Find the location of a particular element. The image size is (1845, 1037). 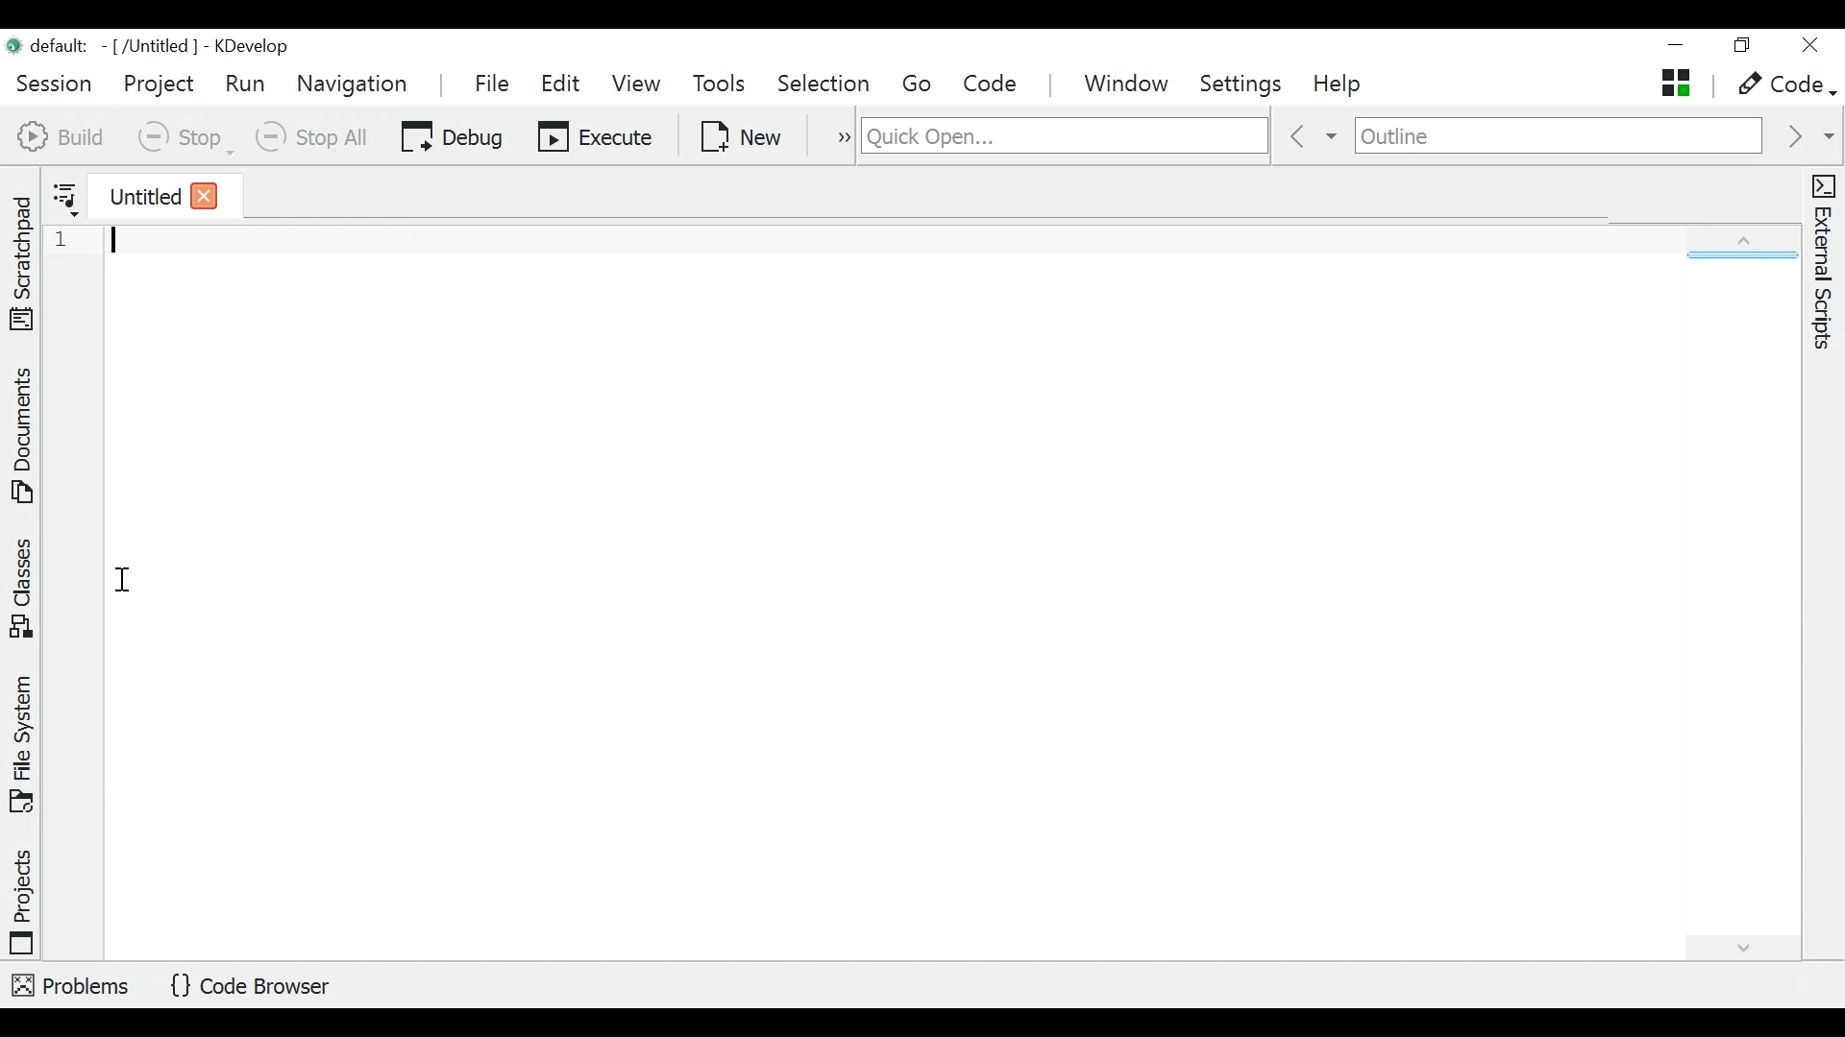

Settings is located at coordinates (1243, 86).